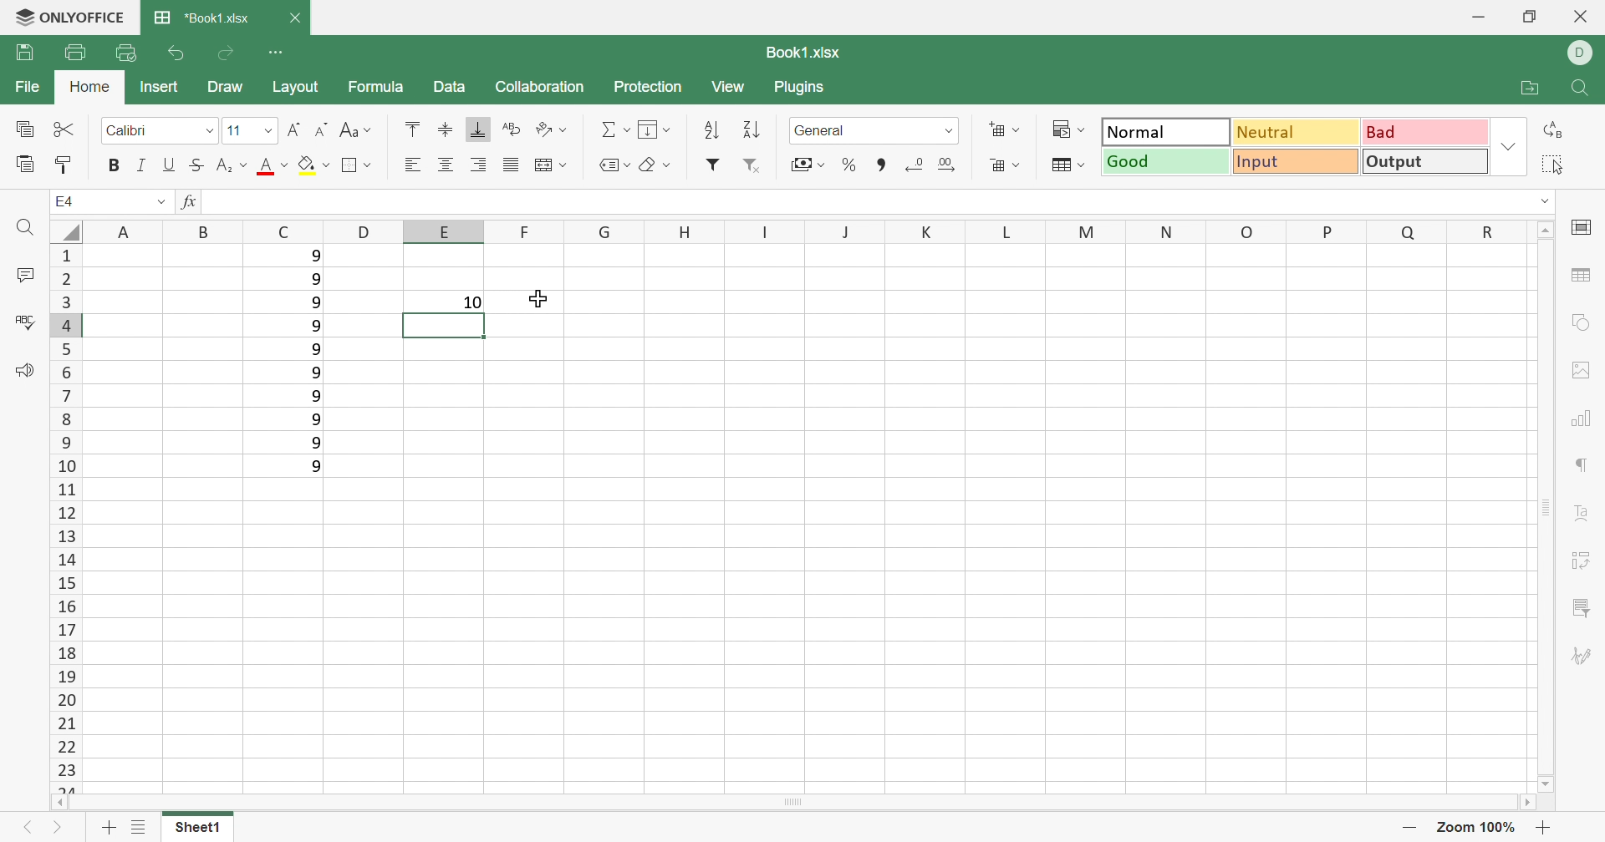 The width and height of the screenshot is (1605, 842). I want to click on Find, so click(1582, 89).